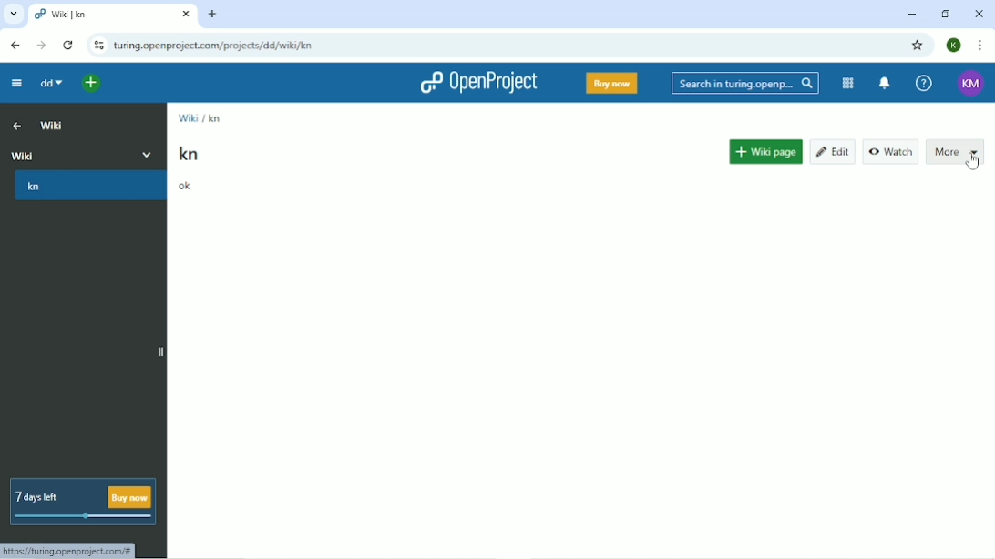 Image resolution: width=995 pixels, height=559 pixels. What do you see at coordinates (955, 150) in the screenshot?
I see `More` at bounding box center [955, 150].